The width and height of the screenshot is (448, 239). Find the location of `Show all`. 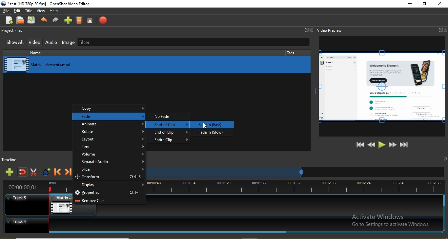

Show all is located at coordinates (13, 43).